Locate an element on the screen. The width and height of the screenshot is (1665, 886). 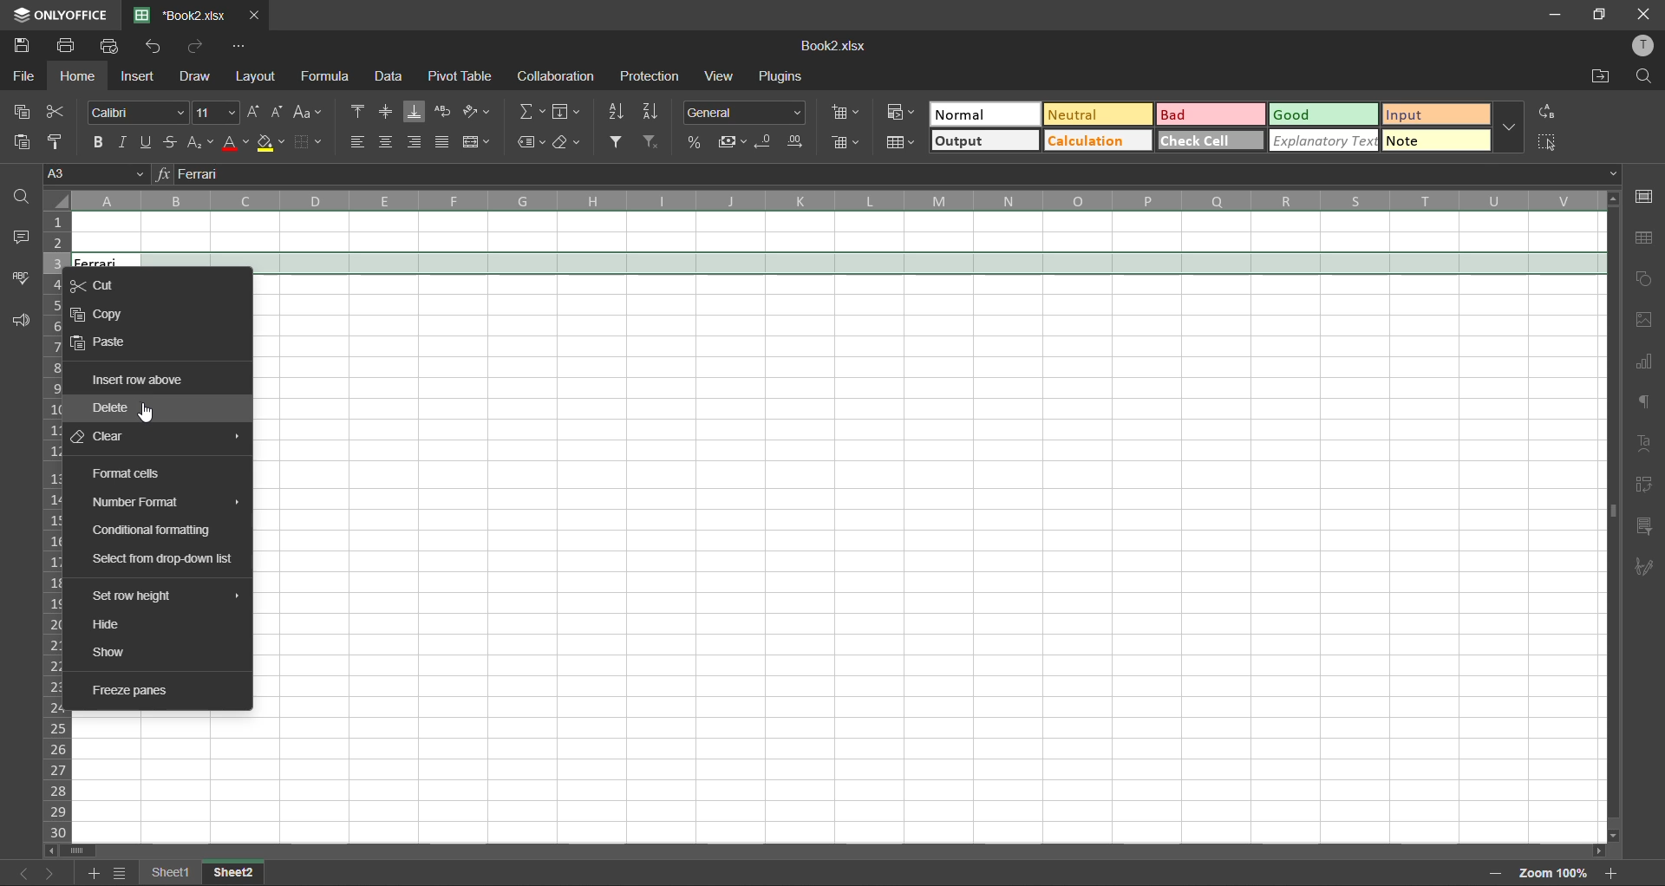
show is located at coordinates (117, 654).